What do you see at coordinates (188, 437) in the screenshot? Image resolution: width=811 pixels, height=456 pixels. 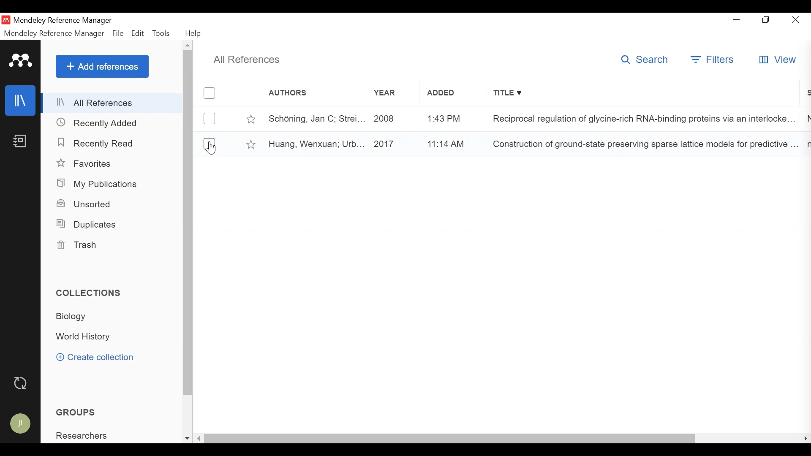 I see `Scroll Down` at bounding box center [188, 437].